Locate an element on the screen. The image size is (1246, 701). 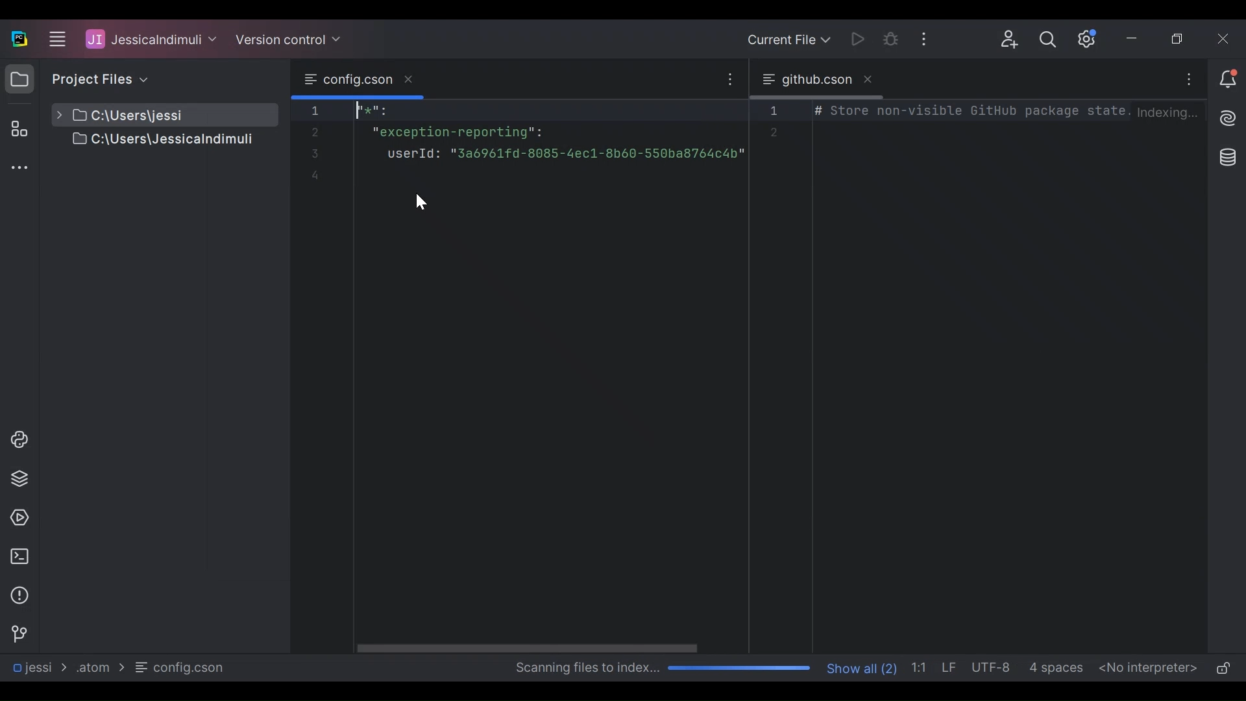
Terminal is located at coordinates (19, 556).